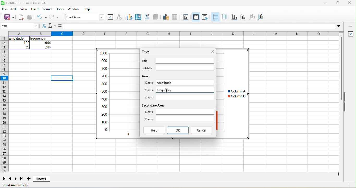  I want to click on first sheet, so click(4, 179).